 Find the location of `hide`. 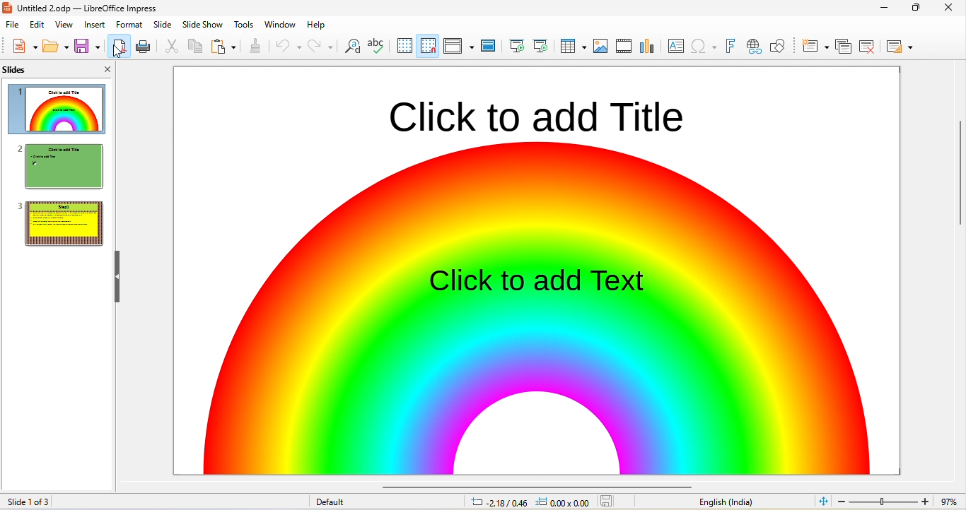

hide is located at coordinates (115, 276).